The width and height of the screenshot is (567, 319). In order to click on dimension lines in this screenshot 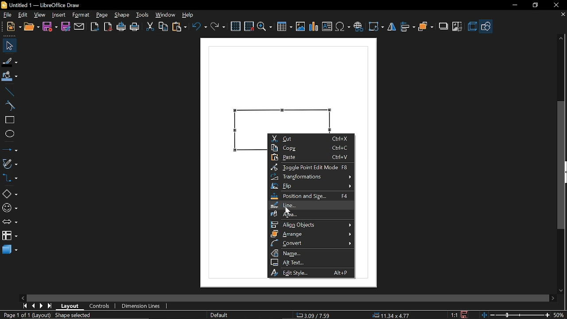, I will do `click(142, 306)`.